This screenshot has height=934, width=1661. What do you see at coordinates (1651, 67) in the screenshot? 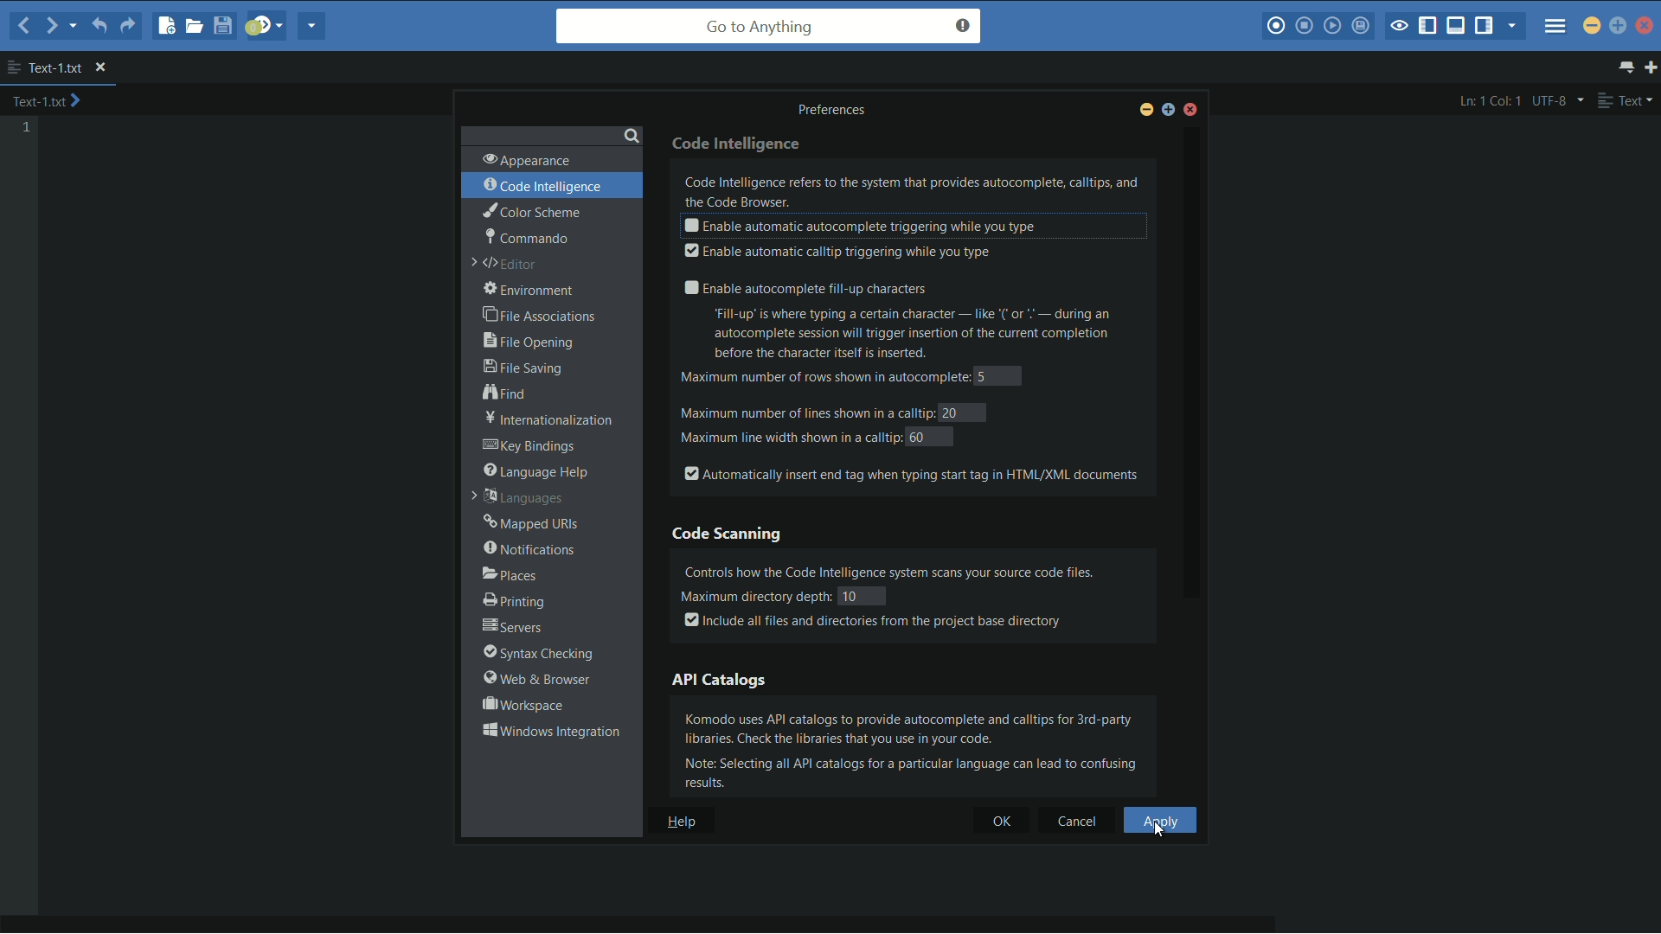
I see `new tab` at bounding box center [1651, 67].